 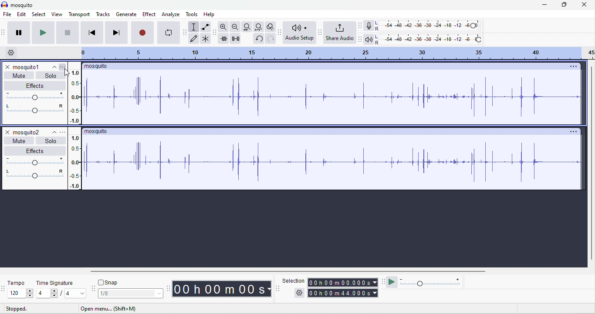 What do you see at coordinates (55, 283) in the screenshot?
I see `time signature` at bounding box center [55, 283].